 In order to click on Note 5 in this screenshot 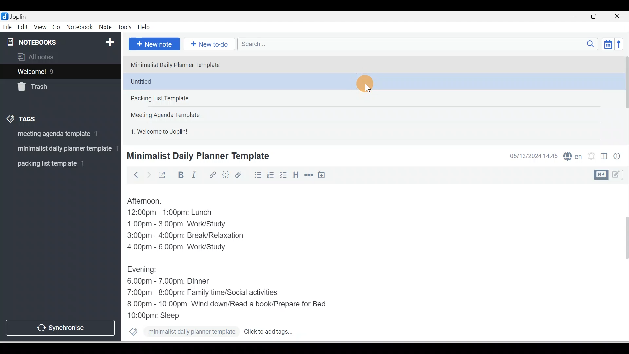, I will do `click(183, 131)`.